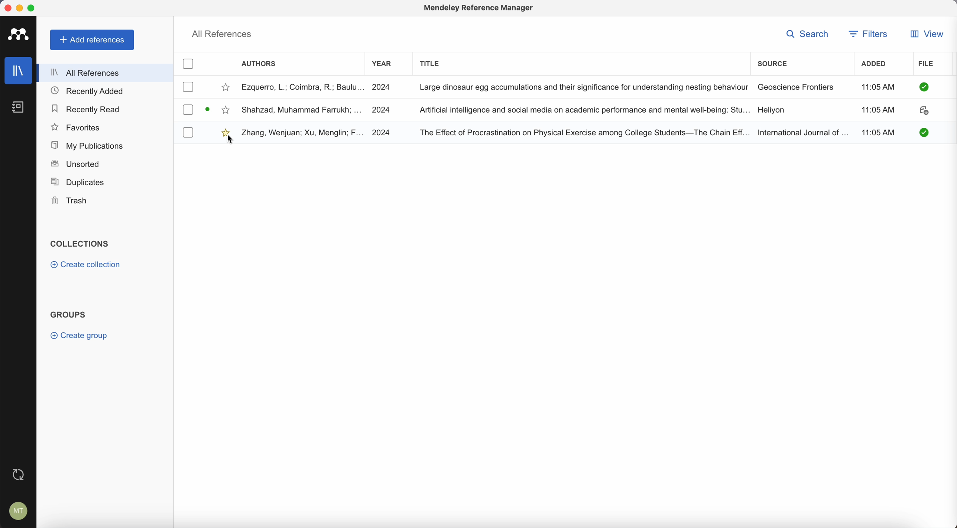 This screenshot has height=528, width=957. What do you see at coordinates (877, 111) in the screenshot?
I see `11:05 AM` at bounding box center [877, 111].